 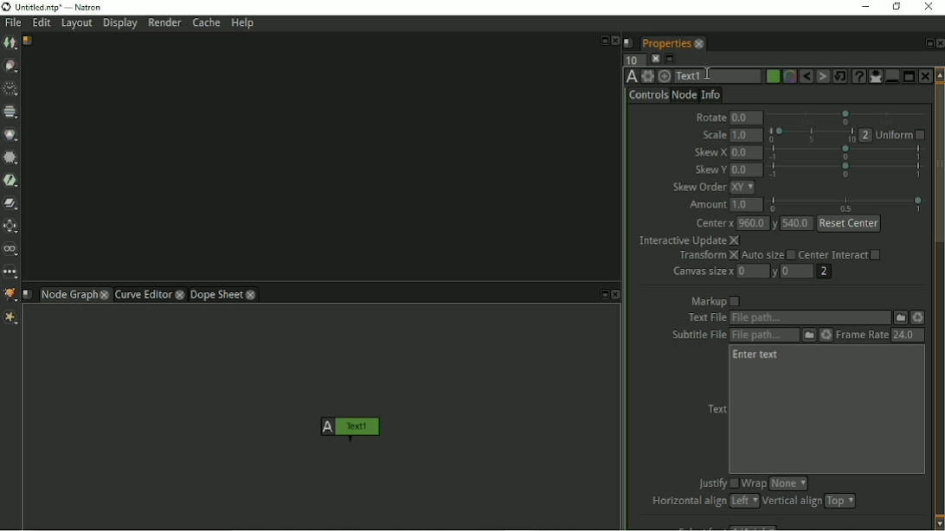 I want to click on none, so click(x=788, y=483).